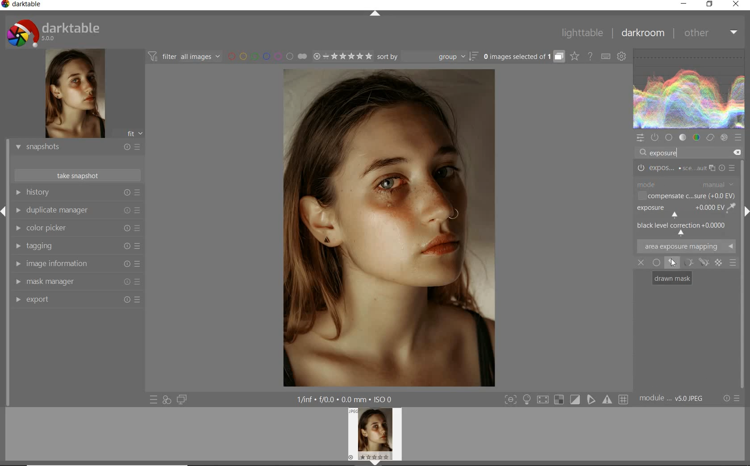 The image size is (750, 466). What do you see at coordinates (590, 57) in the screenshot?
I see `enable online help` at bounding box center [590, 57].